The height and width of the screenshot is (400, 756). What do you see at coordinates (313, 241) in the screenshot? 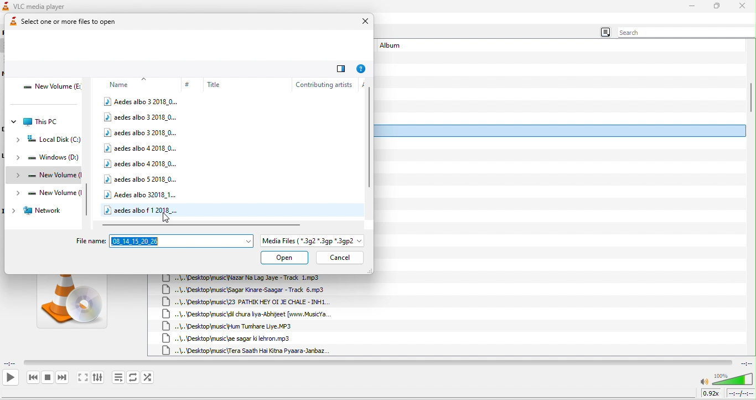
I see `Media Files ( *.3g2 *.3gp *.3gp2` at bounding box center [313, 241].